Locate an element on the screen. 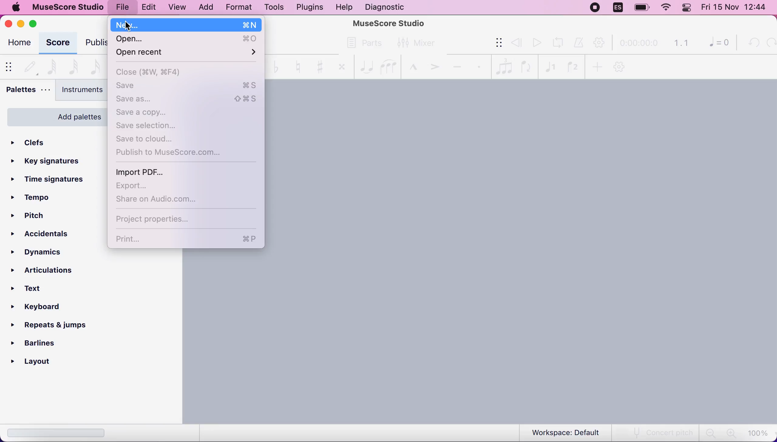 The height and width of the screenshot is (442, 777). format is located at coordinates (236, 8).